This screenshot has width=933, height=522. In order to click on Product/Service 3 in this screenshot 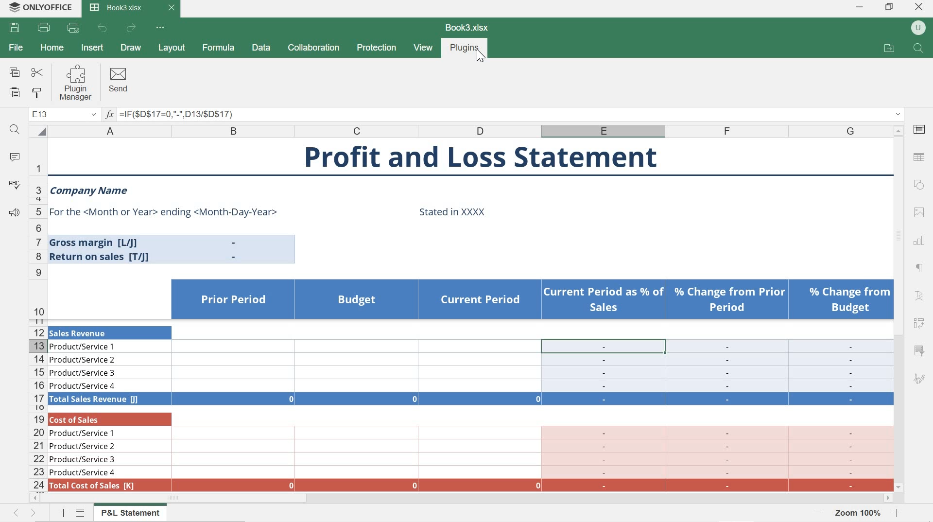, I will do `click(84, 373)`.